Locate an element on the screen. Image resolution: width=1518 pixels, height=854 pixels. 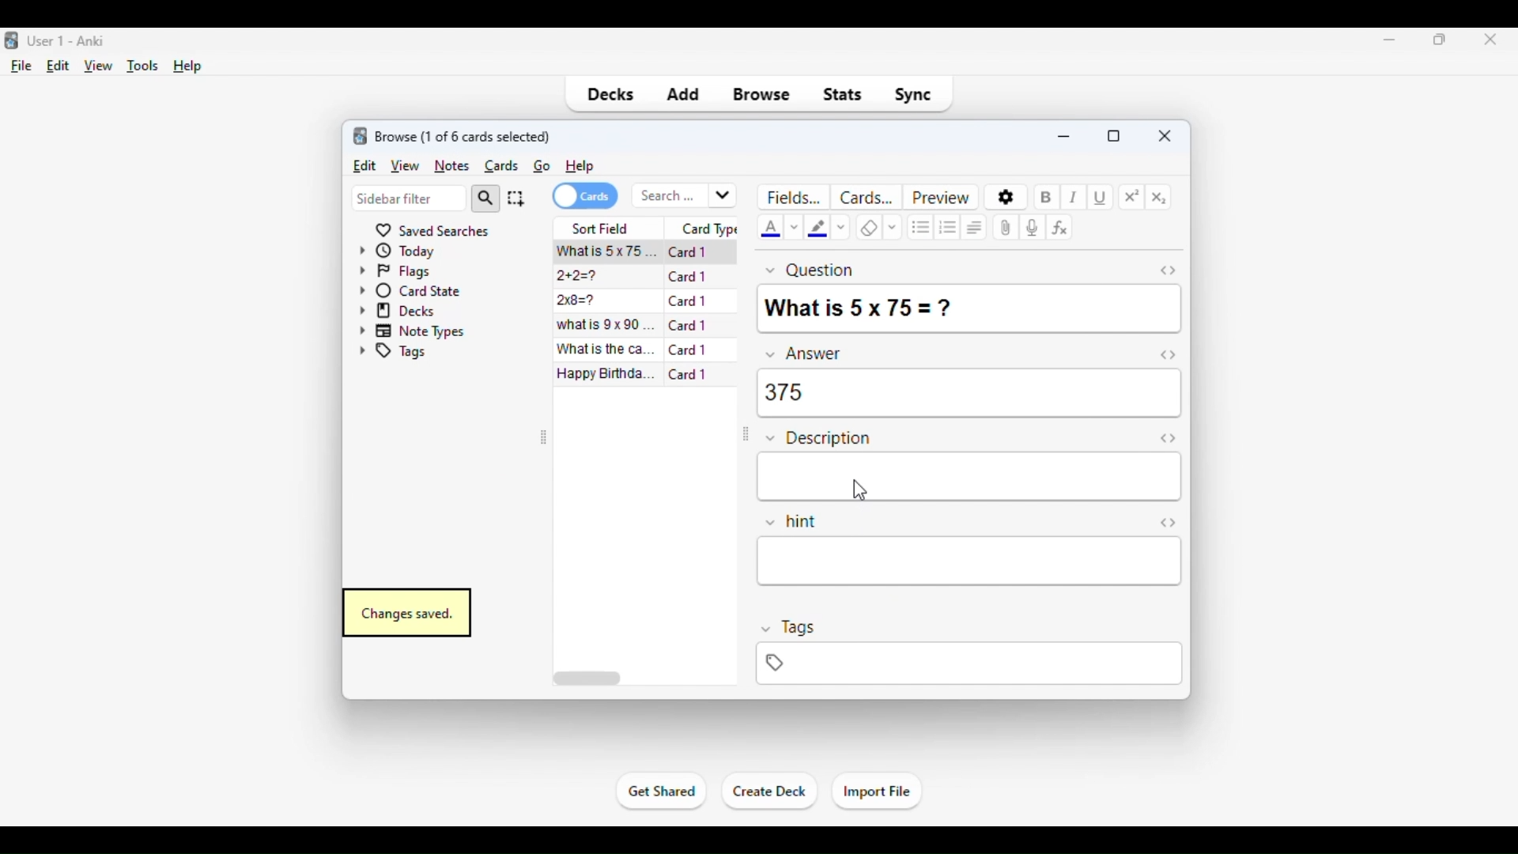
preview is located at coordinates (941, 196).